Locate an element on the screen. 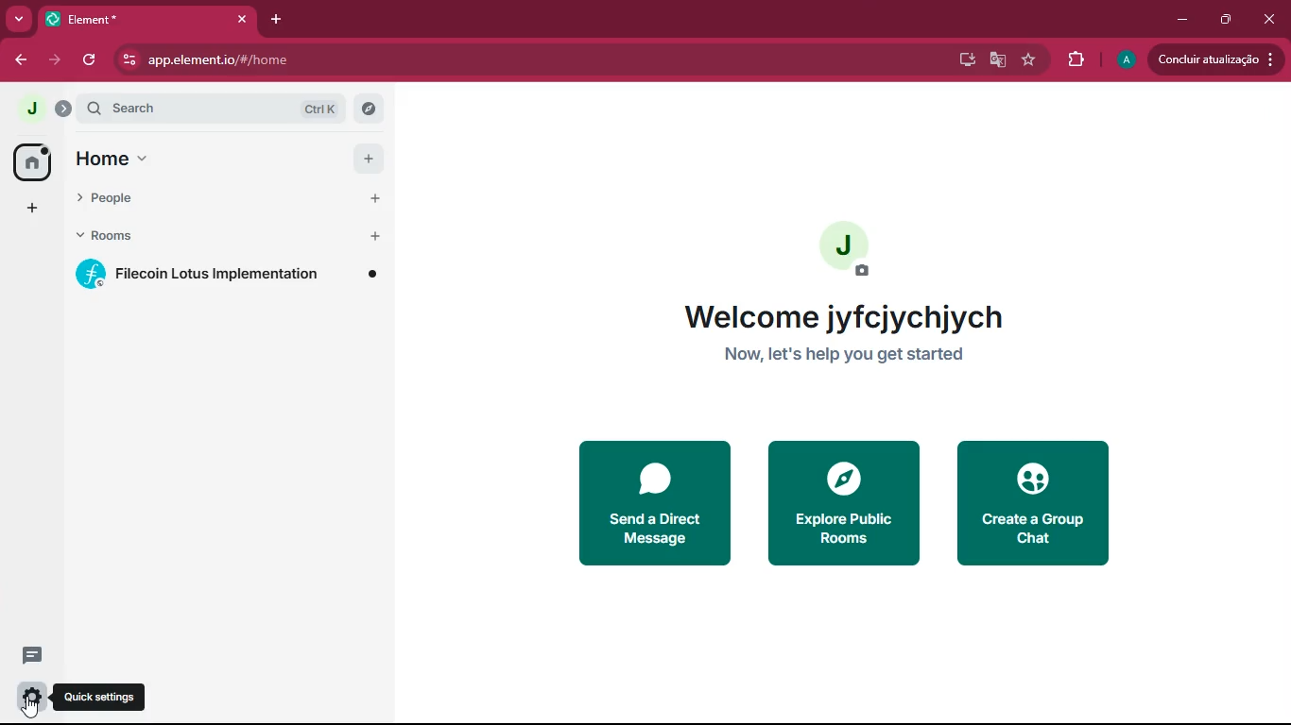 The width and height of the screenshot is (1291, 725). comments is located at coordinates (33, 648).